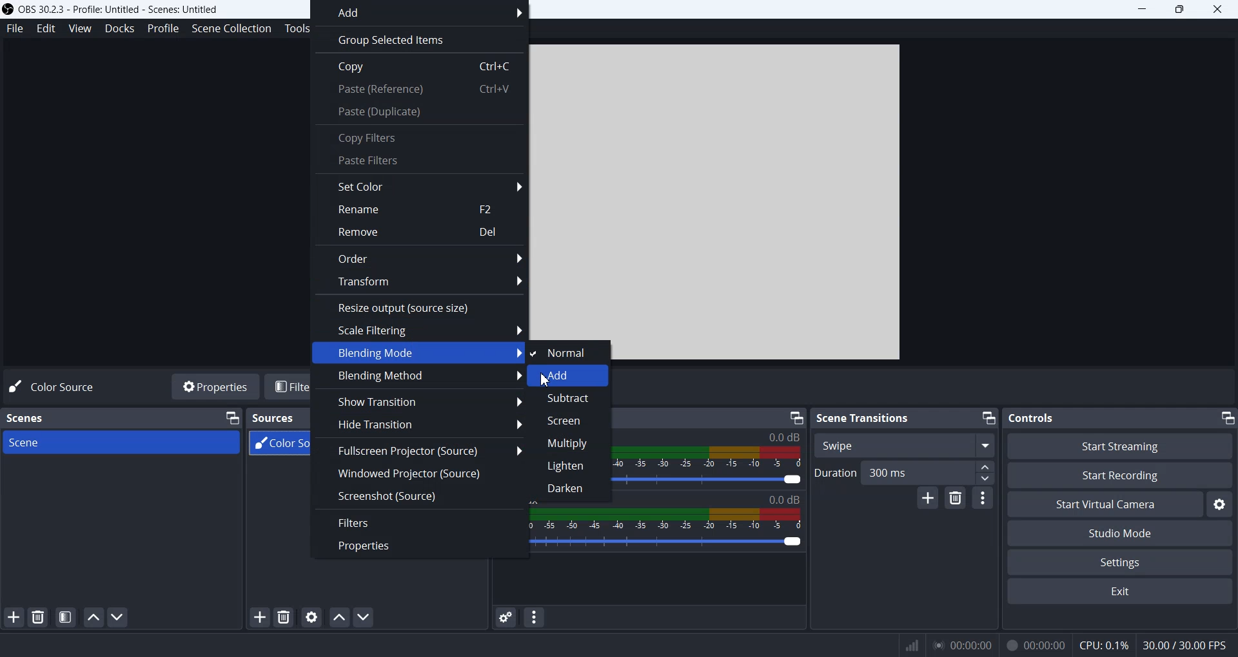 Image resolution: width=1238 pixels, height=657 pixels. What do you see at coordinates (418, 160) in the screenshot?
I see `Paste Filters` at bounding box center [418, 160].